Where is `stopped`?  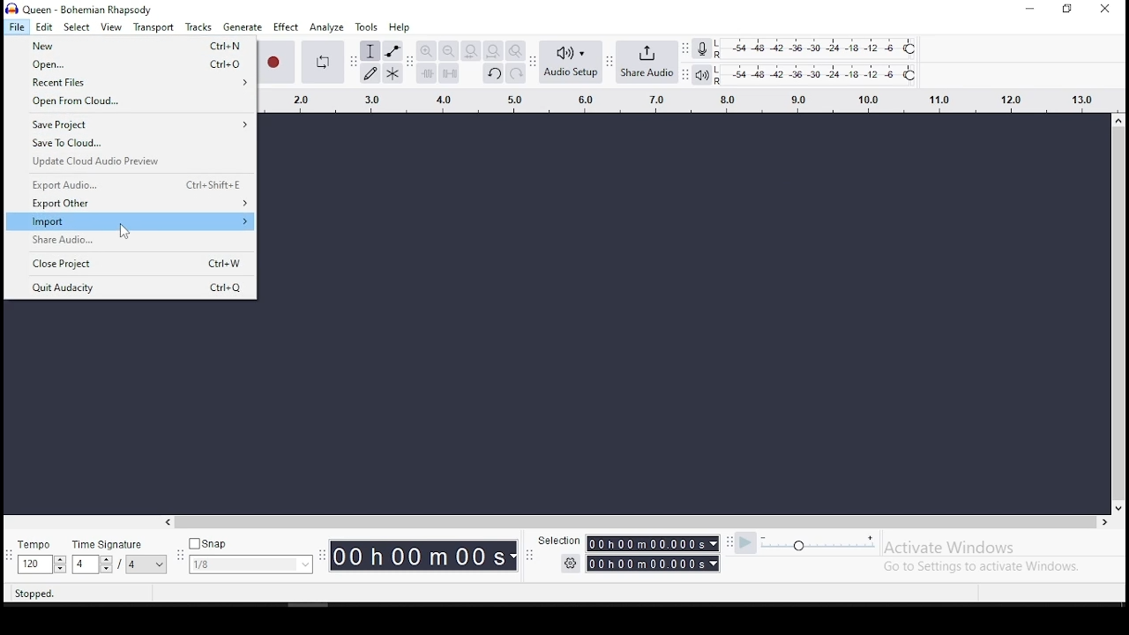
stopped is located at coordinates (34, 594).